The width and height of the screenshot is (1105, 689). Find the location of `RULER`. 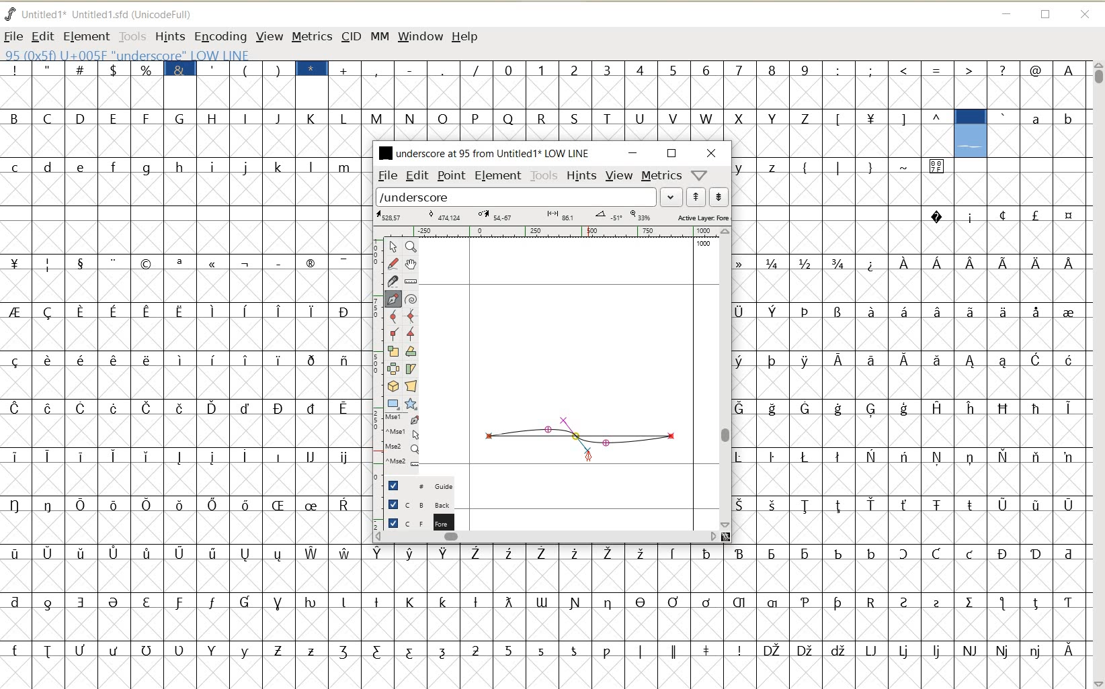

RULER is located at coordinates (548, 232).